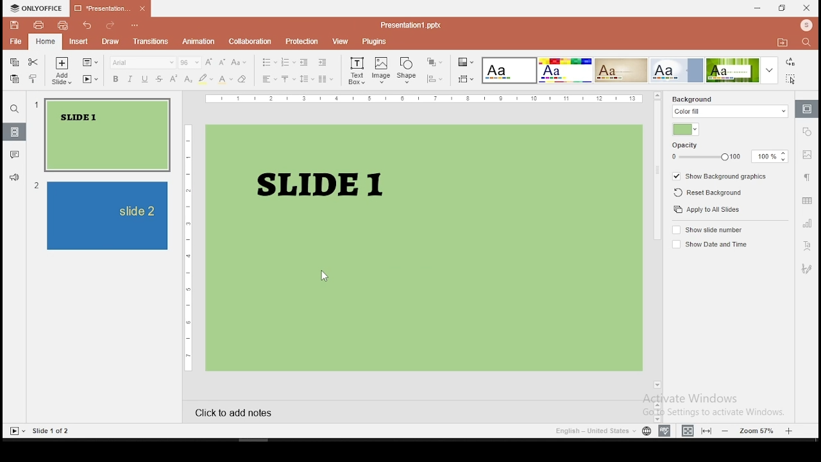 Image resolution: width=821 pixels, height=462 pixels. Describe the element at coordinates (44, 43) in the screenshot. I see `home` at that location.